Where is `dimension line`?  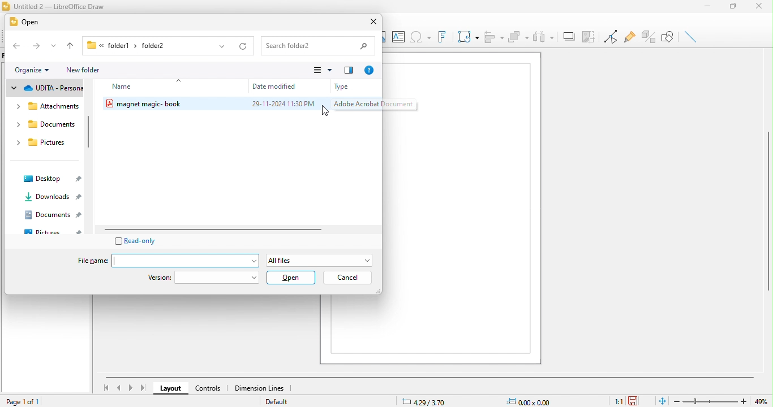 dimension line is located at coordinates (259, 388).